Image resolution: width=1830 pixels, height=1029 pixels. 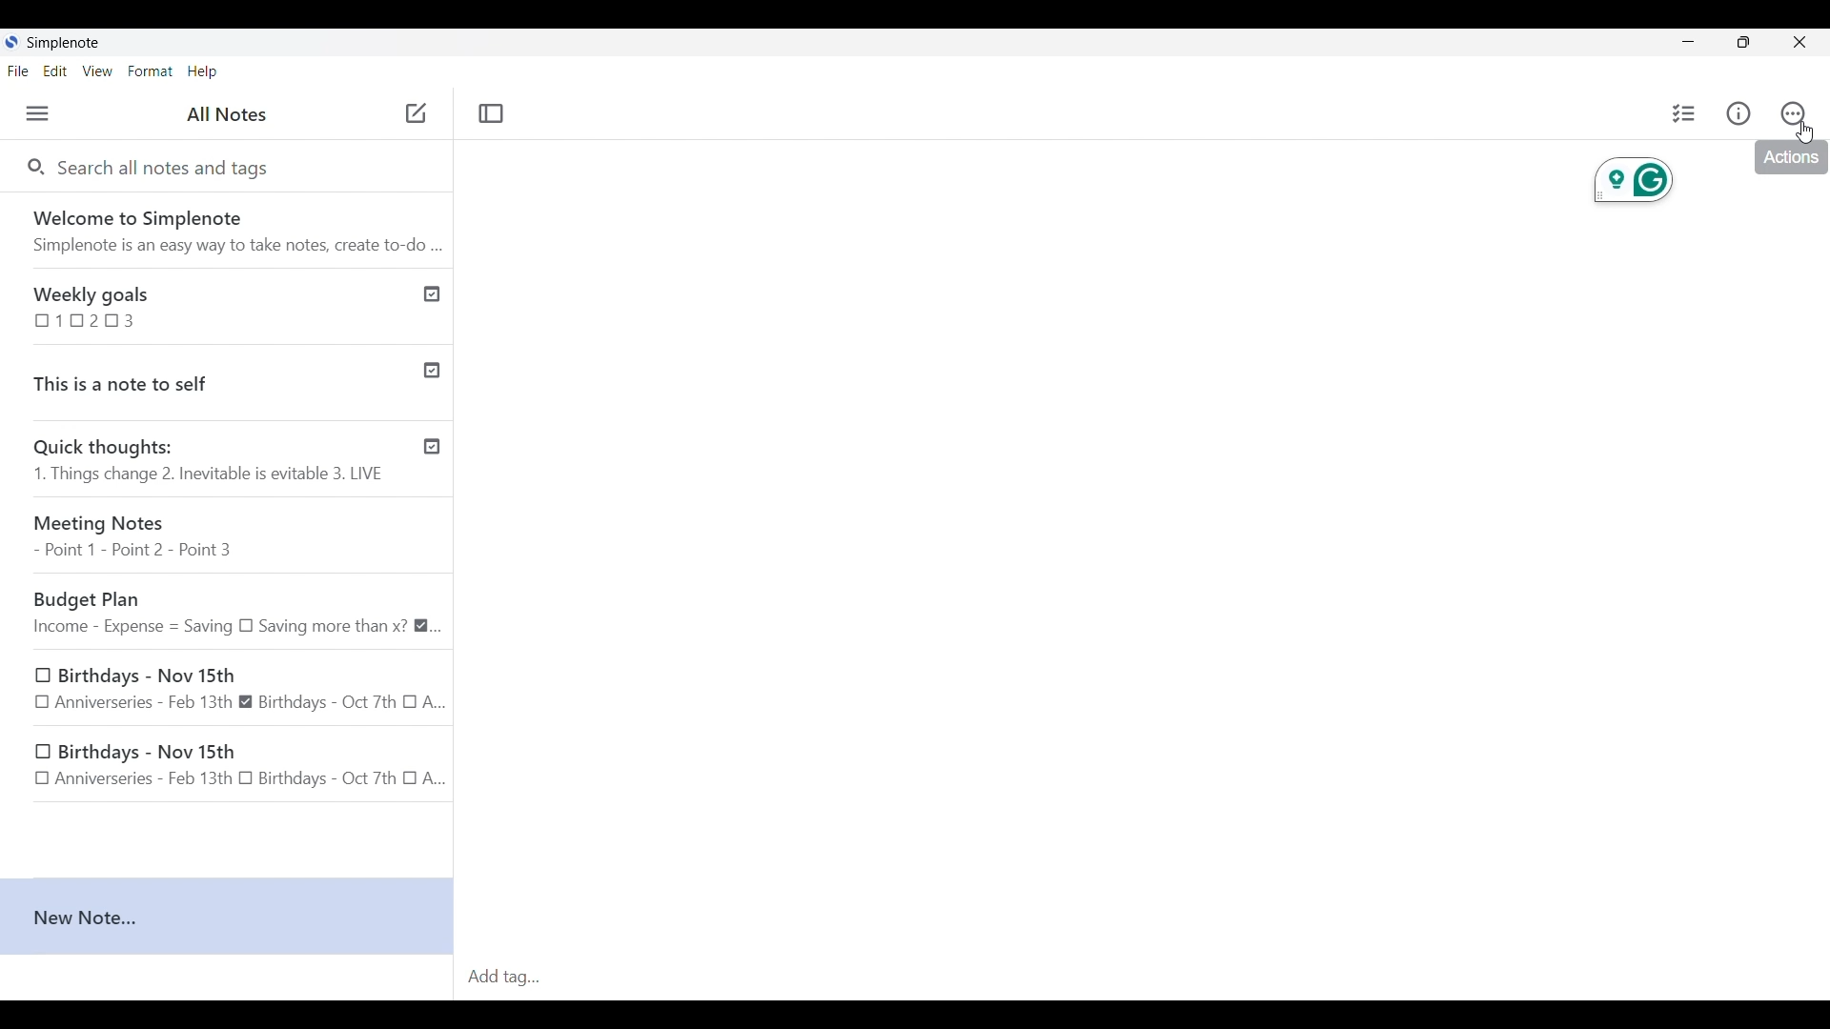 What do you see at coordinates (1688, 42) in the screenshot?
I see `Minimize` at bounding box center [1688, 42].